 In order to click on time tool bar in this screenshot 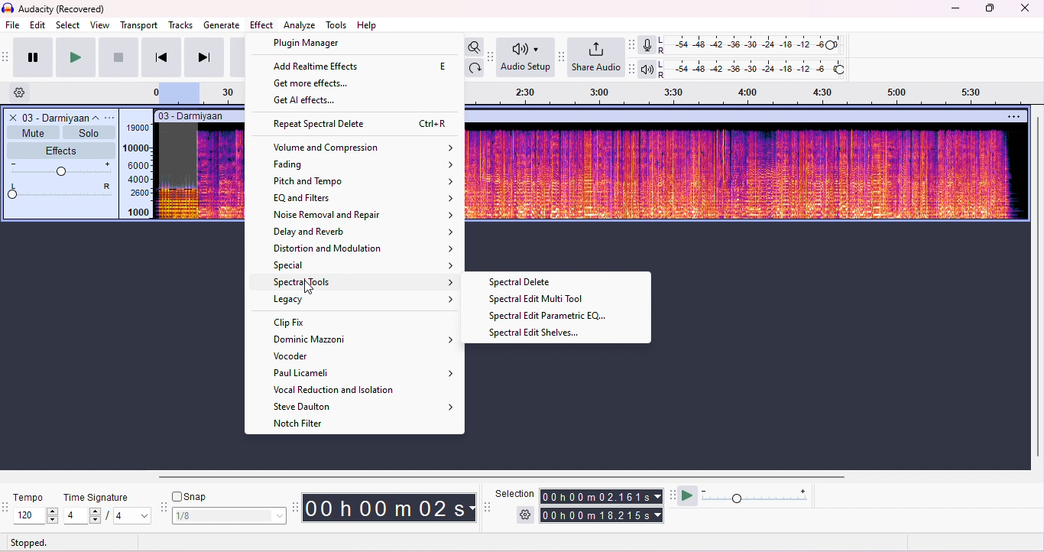, I will do `click(297, 507)`.